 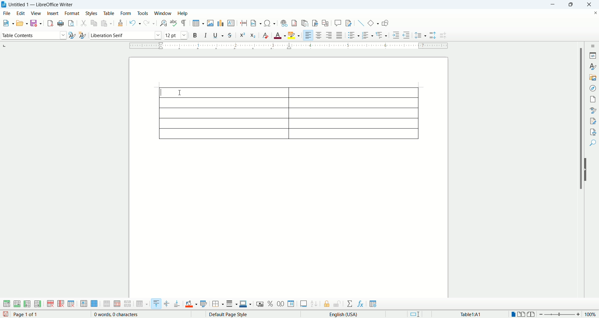 What do you see at coordinates (184, 23) in the screenshot?
I see `formatting mask` at bounding box center [184, 23].